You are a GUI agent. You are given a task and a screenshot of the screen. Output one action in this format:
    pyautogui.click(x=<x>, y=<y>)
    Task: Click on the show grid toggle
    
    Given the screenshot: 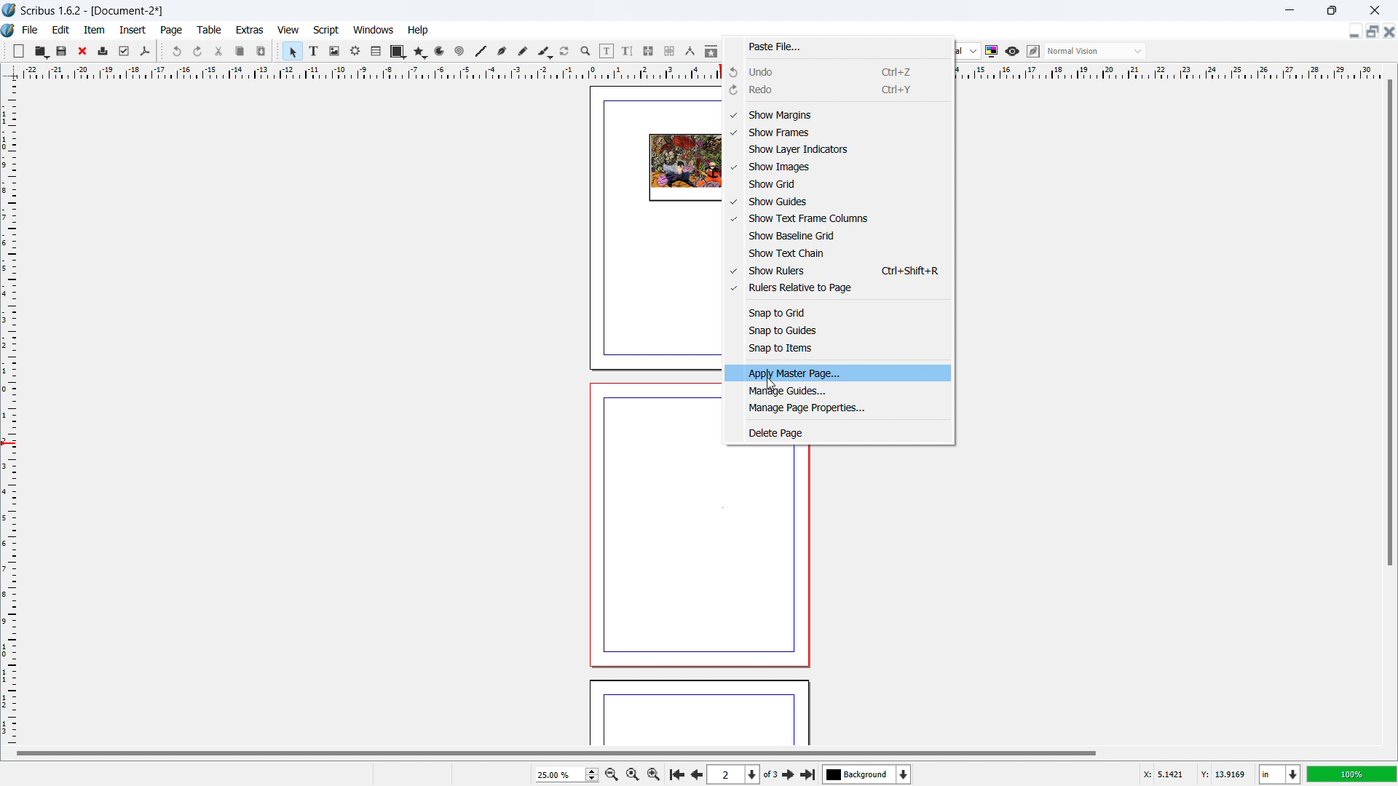 What is the action you would take?
    pyautogui.click(x=839, y=184)
    